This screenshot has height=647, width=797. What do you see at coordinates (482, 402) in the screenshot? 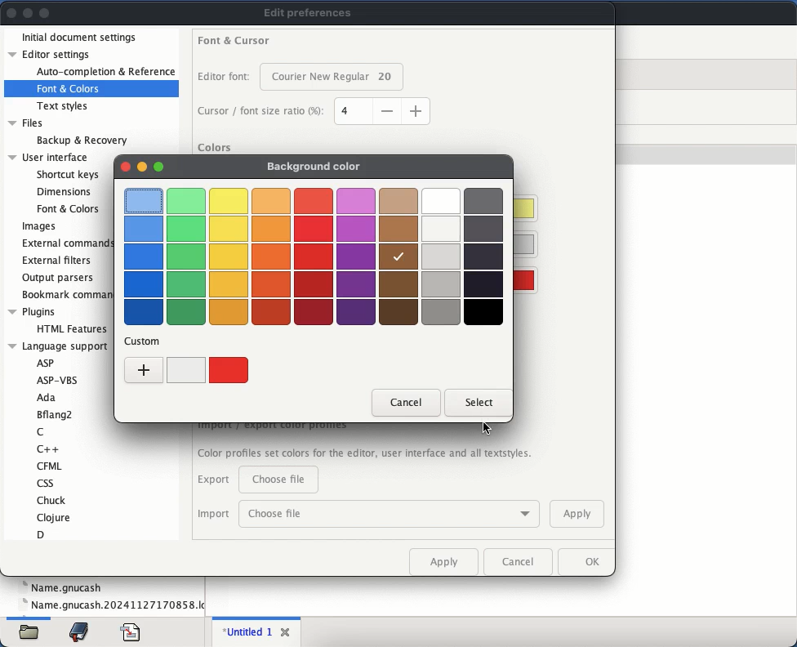
I see `select` at bounding box center [482, 402].